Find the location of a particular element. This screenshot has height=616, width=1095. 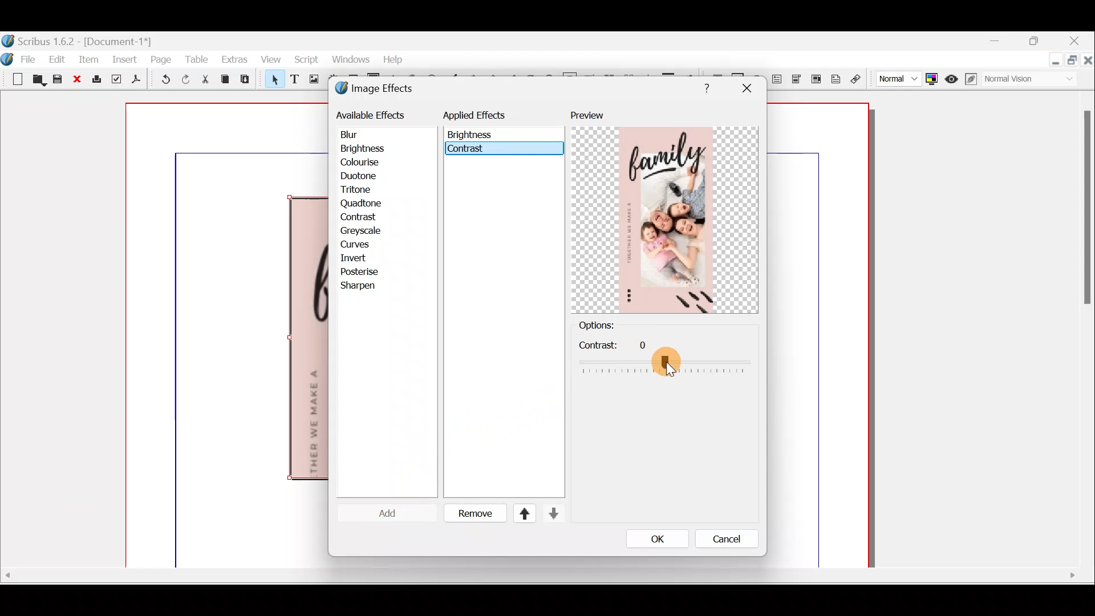

 is located at coordinates (656, 356).